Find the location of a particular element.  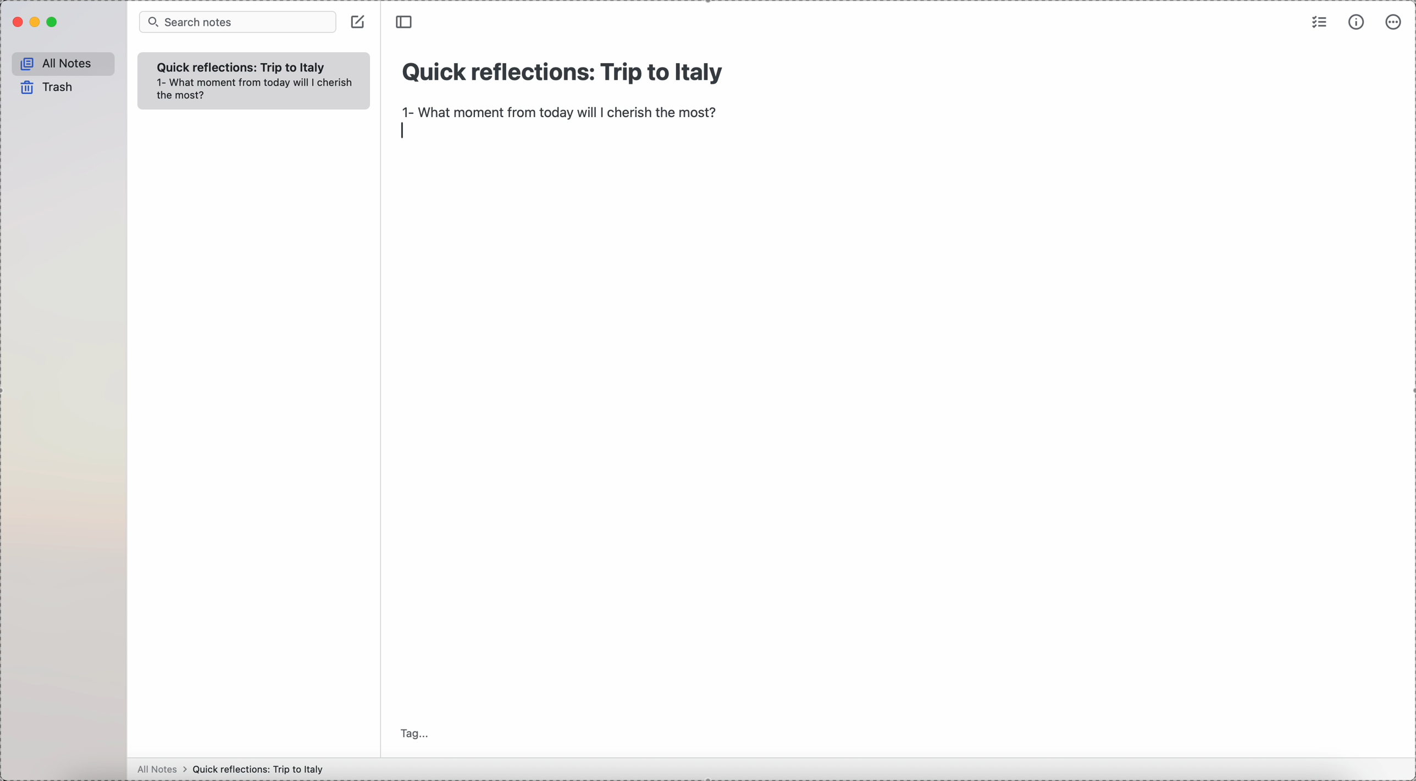

1- What moment from today will I cherish the most? is located at coordinates (561, 114).